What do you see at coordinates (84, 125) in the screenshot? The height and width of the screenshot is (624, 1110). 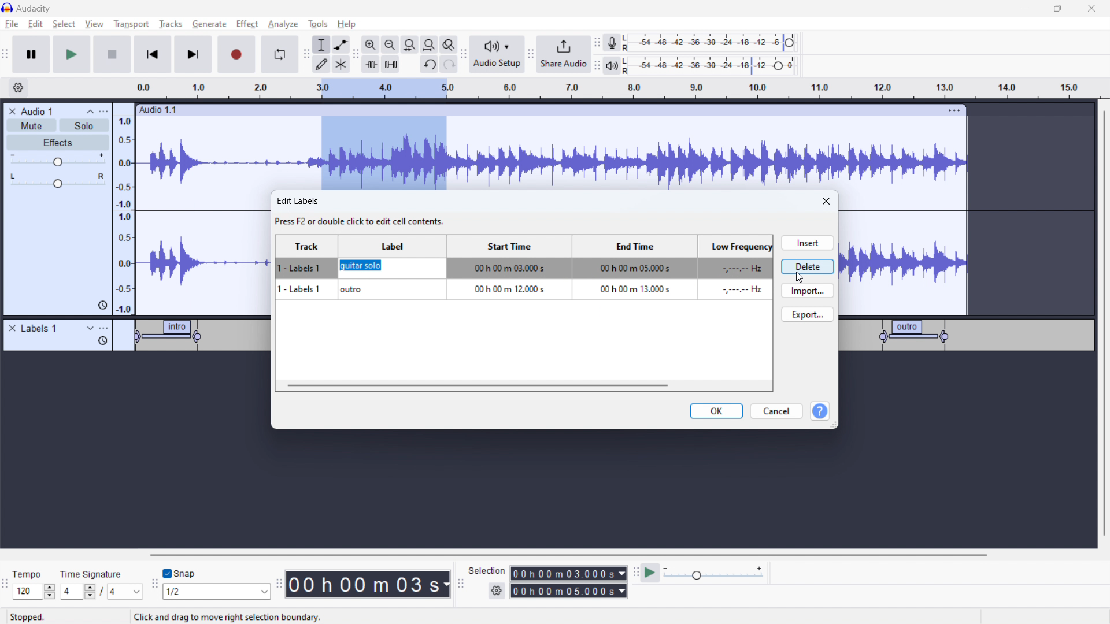 I see `solo` at bounding box center [84, 125].